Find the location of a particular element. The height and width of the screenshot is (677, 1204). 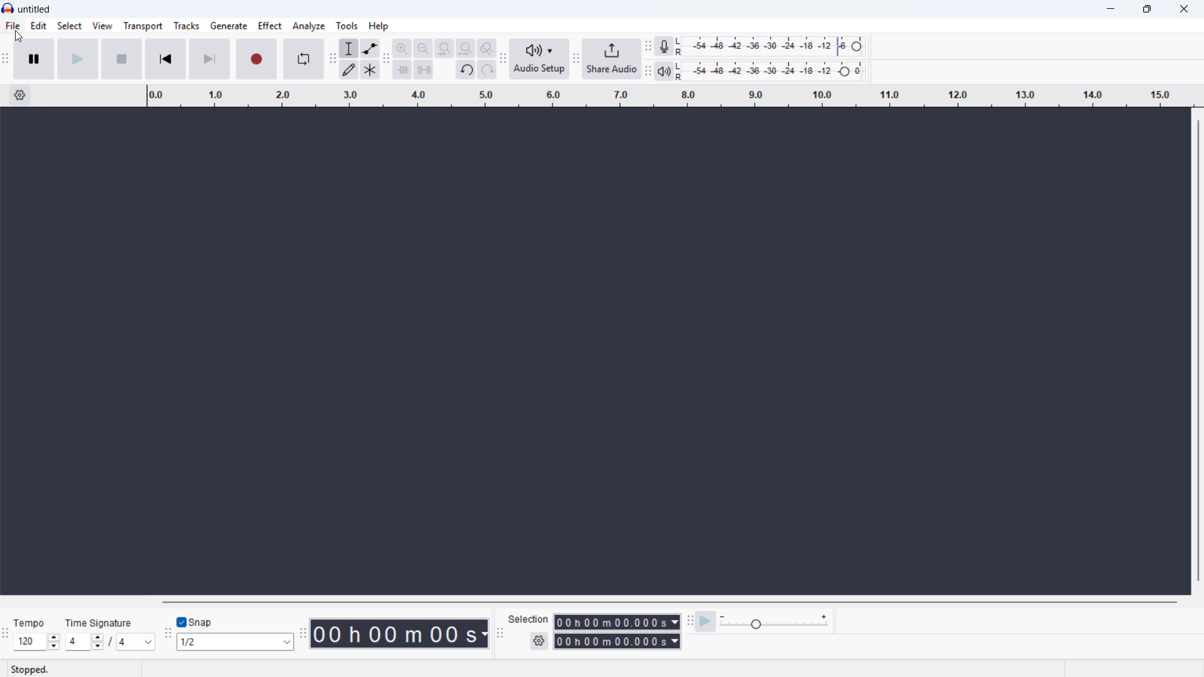

Record  is located at coordinates (256, 59).